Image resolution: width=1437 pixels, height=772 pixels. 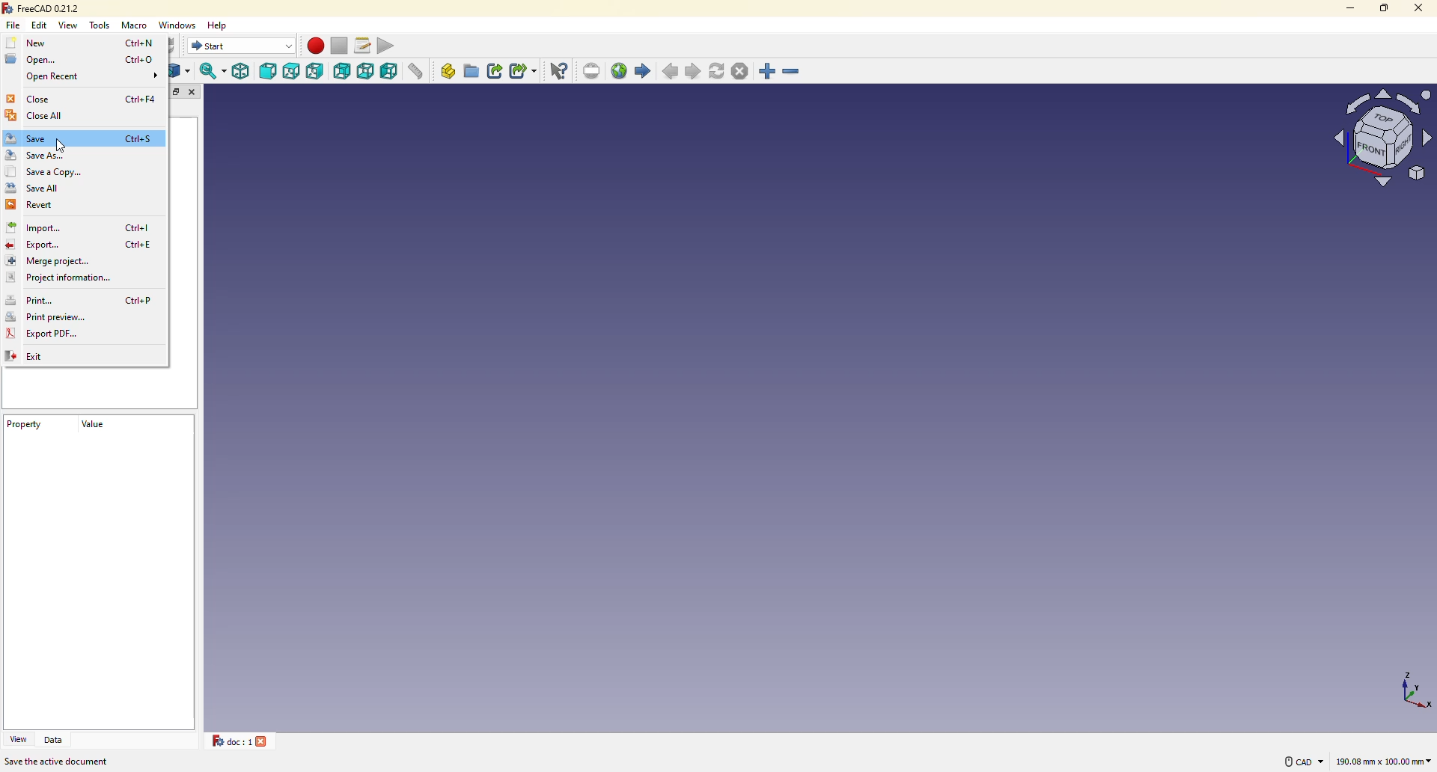 I want to click on merge prject, so click(x=45, y=261).